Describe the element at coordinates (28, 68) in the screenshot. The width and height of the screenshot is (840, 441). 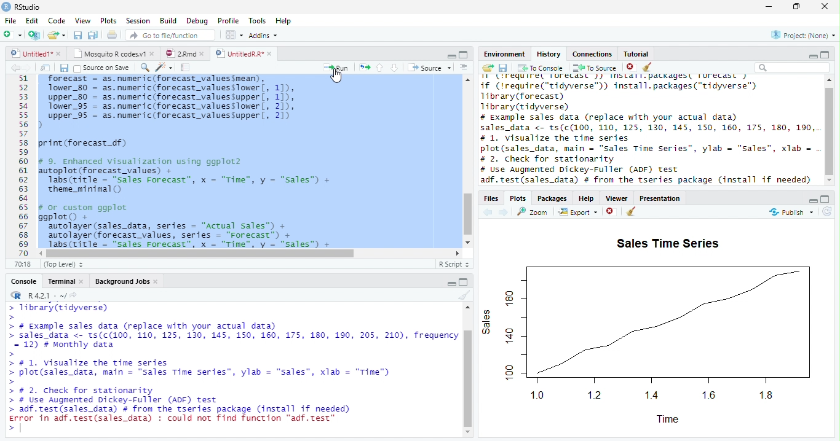
I see `Next` at that location.